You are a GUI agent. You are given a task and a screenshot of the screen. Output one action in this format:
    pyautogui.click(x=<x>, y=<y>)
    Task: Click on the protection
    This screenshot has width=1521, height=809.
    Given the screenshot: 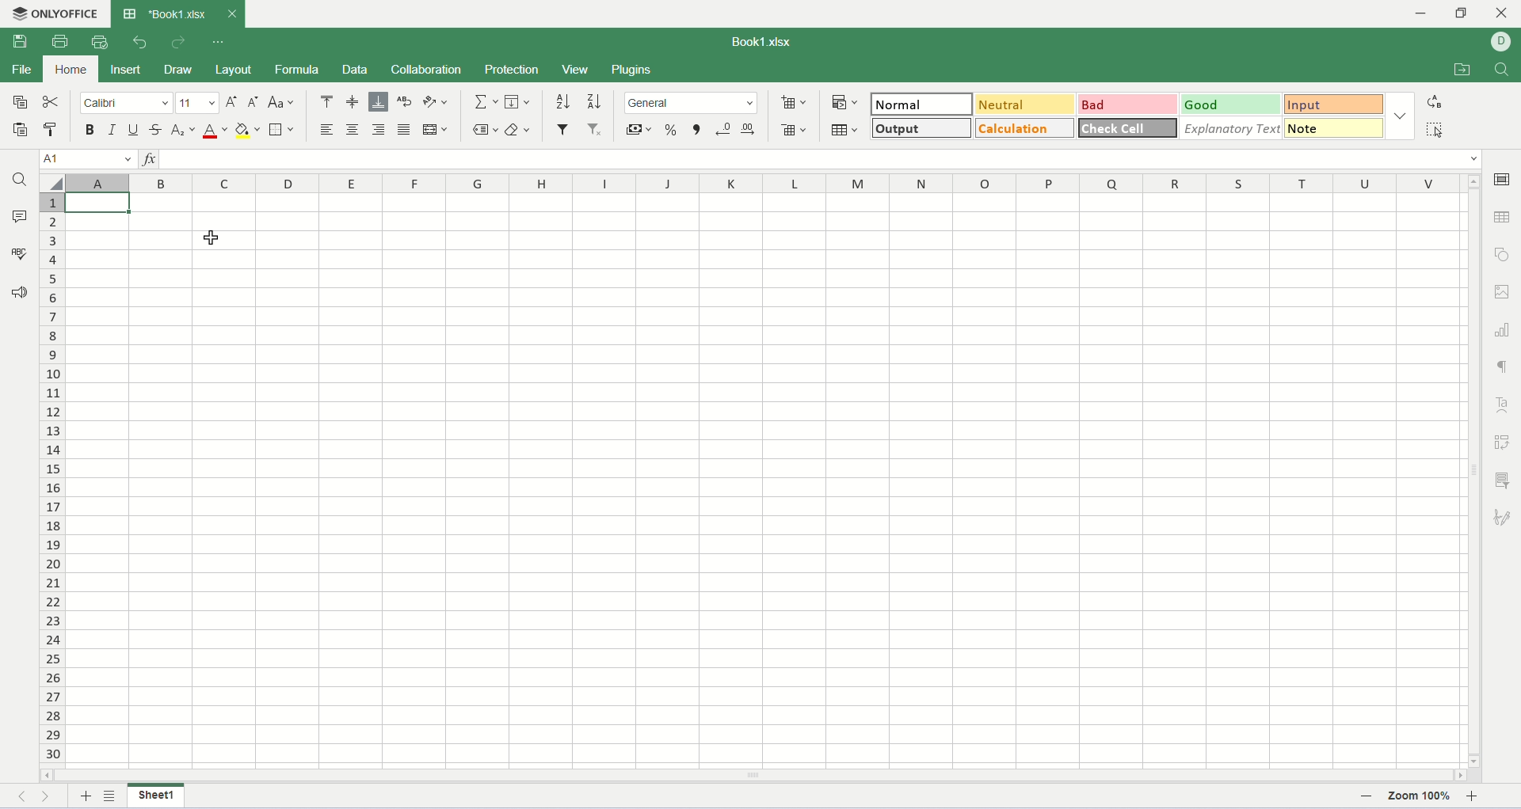 What is the action you would take?
    pyautogui.click(x=513, y=68)
    